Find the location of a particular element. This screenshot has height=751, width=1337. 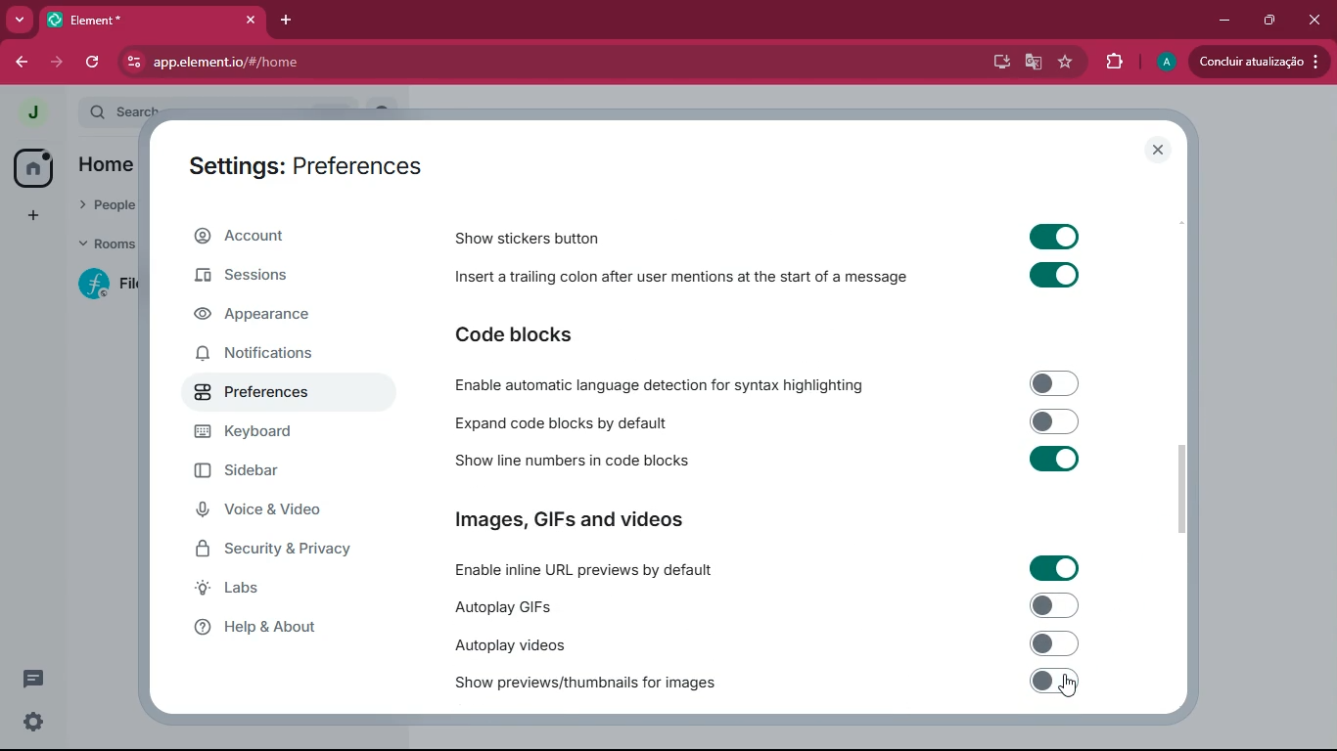

Close is located at coordinates (1315, 20).